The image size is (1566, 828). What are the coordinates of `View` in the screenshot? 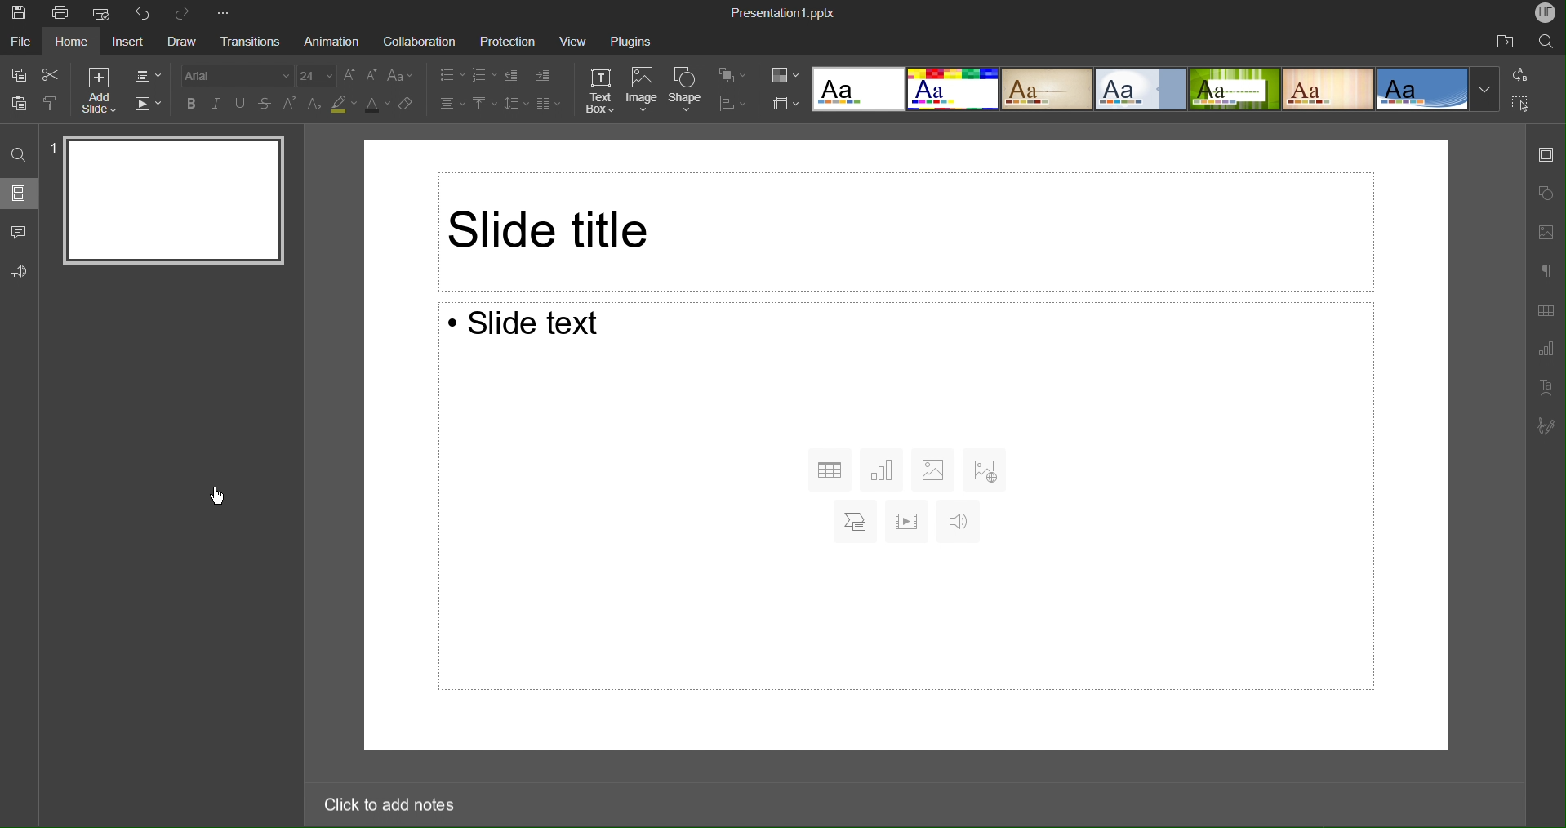 It's located at (572, 41).